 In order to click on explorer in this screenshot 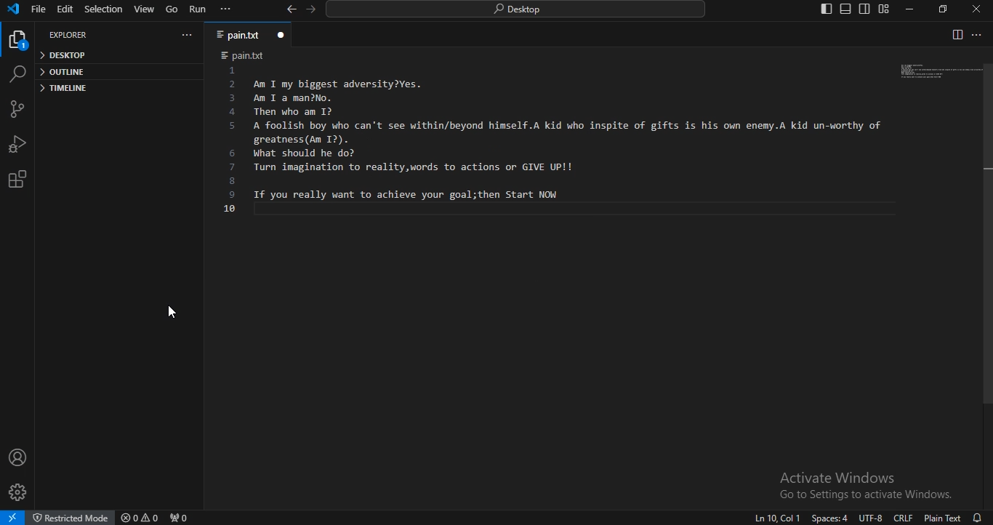, I will do `click(19, 42)`.